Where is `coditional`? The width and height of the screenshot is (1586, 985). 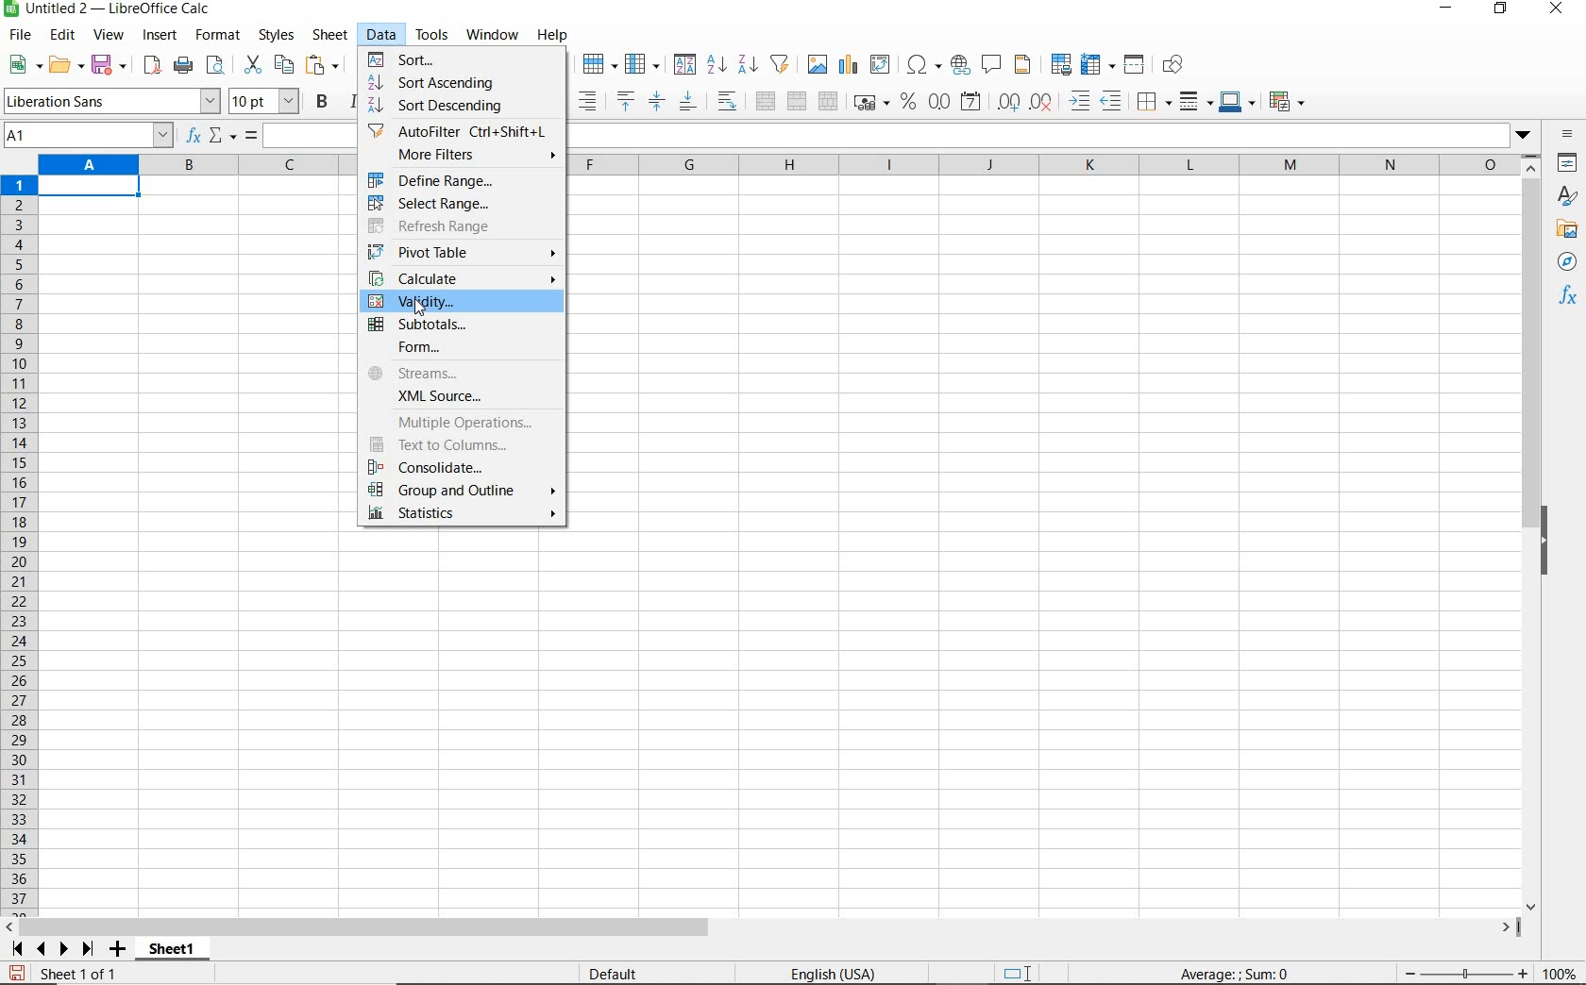 coditional is located at coordinates (1285, 102).